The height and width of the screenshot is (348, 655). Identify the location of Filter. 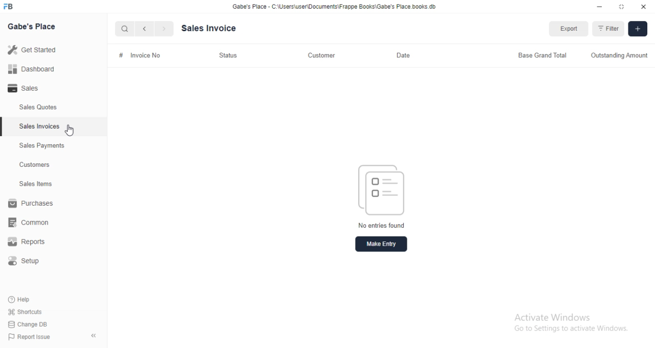
(610, 28).